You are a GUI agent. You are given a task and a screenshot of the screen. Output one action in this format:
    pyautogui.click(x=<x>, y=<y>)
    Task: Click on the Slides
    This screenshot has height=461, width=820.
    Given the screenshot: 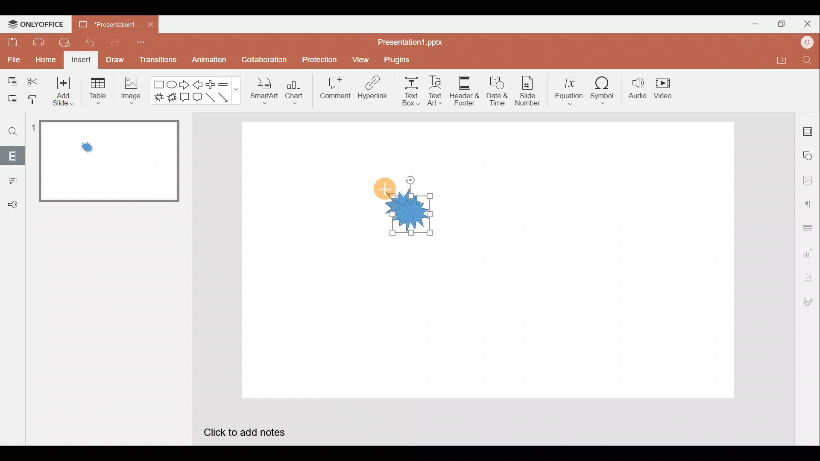 What is the action you would take?
    pyautogui.click(x=12, y=156)
    